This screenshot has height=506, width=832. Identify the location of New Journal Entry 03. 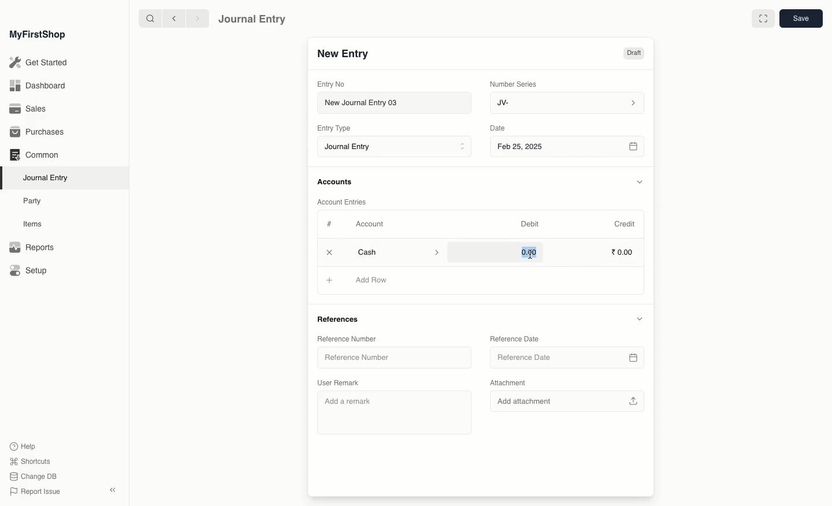
(398, 103).